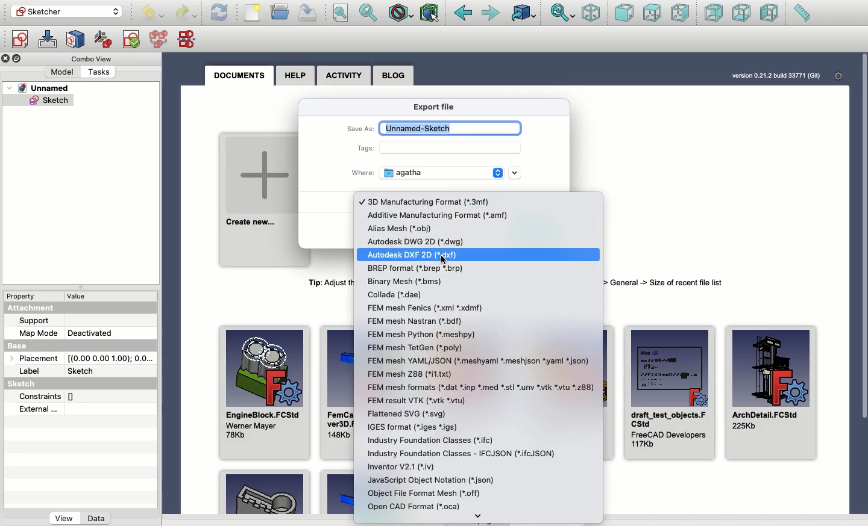  Describe the element at coordinates (68, 333) in the screenshot. I see `Map mode deactivated` at that location.